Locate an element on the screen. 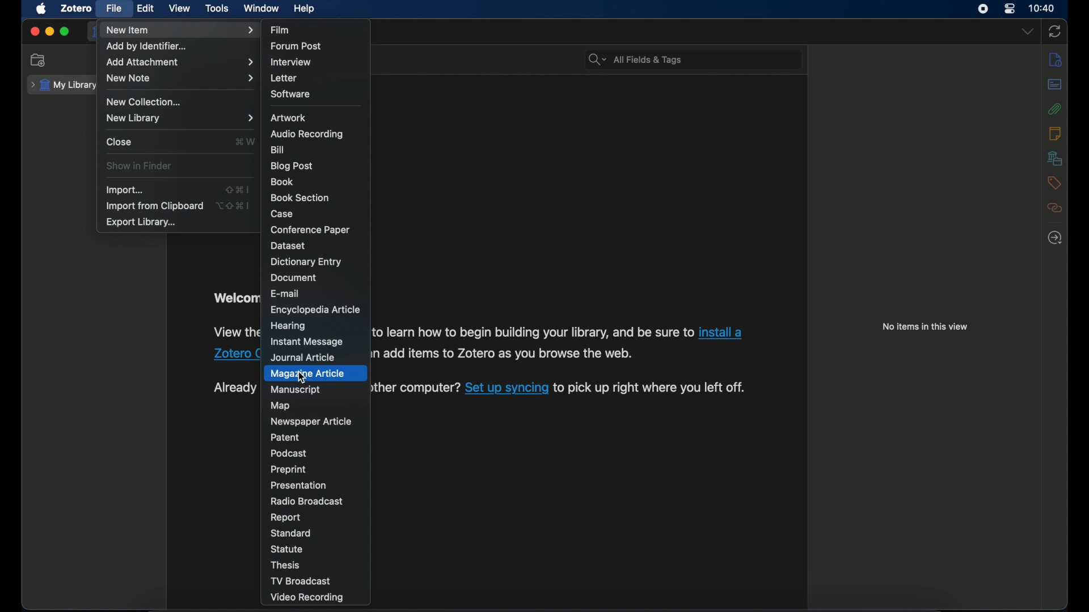  window is located at coordinates (262, 8).